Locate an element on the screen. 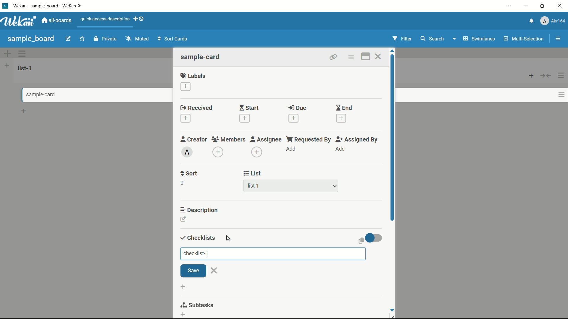 The width and height of the screenshot is (568, 319). copy text to clipboard is located at coordinates (359, 240).